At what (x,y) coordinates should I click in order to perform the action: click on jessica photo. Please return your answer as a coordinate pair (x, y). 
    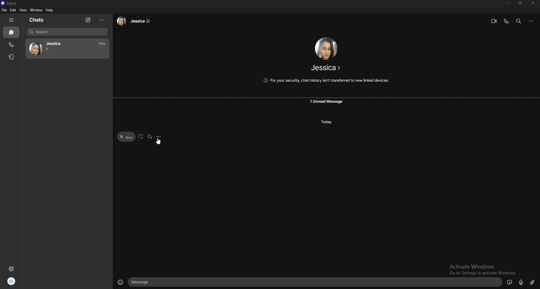
    Looking at the image, I should click on (327, 47).